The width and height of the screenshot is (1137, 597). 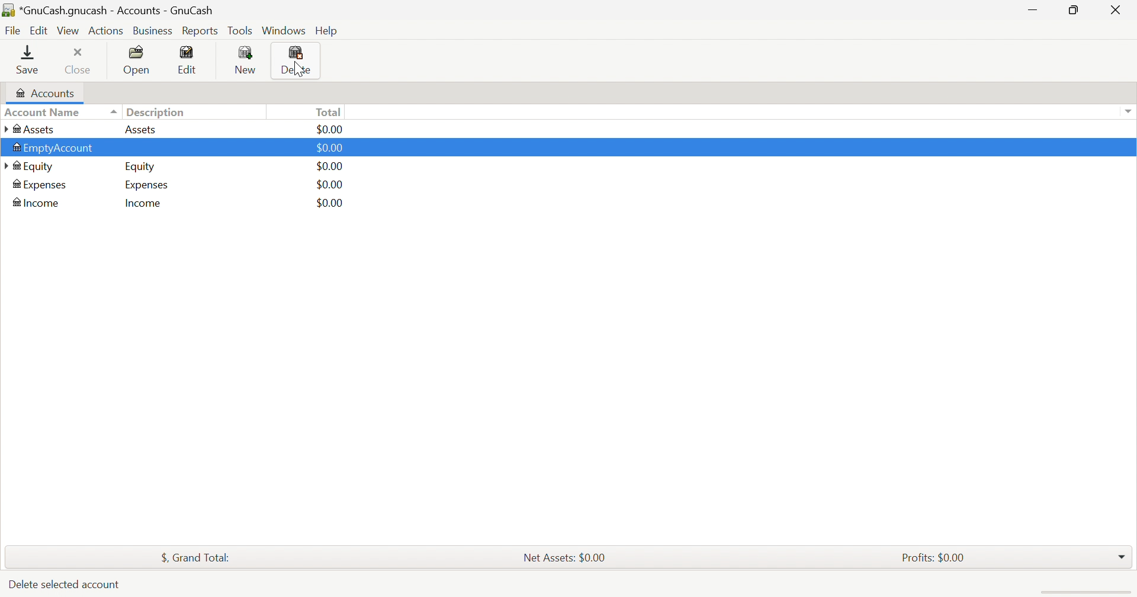 What do you see at coordinates (44, 92) in the screenshot?
I see `Accounts` at bounding box center [44, 92].